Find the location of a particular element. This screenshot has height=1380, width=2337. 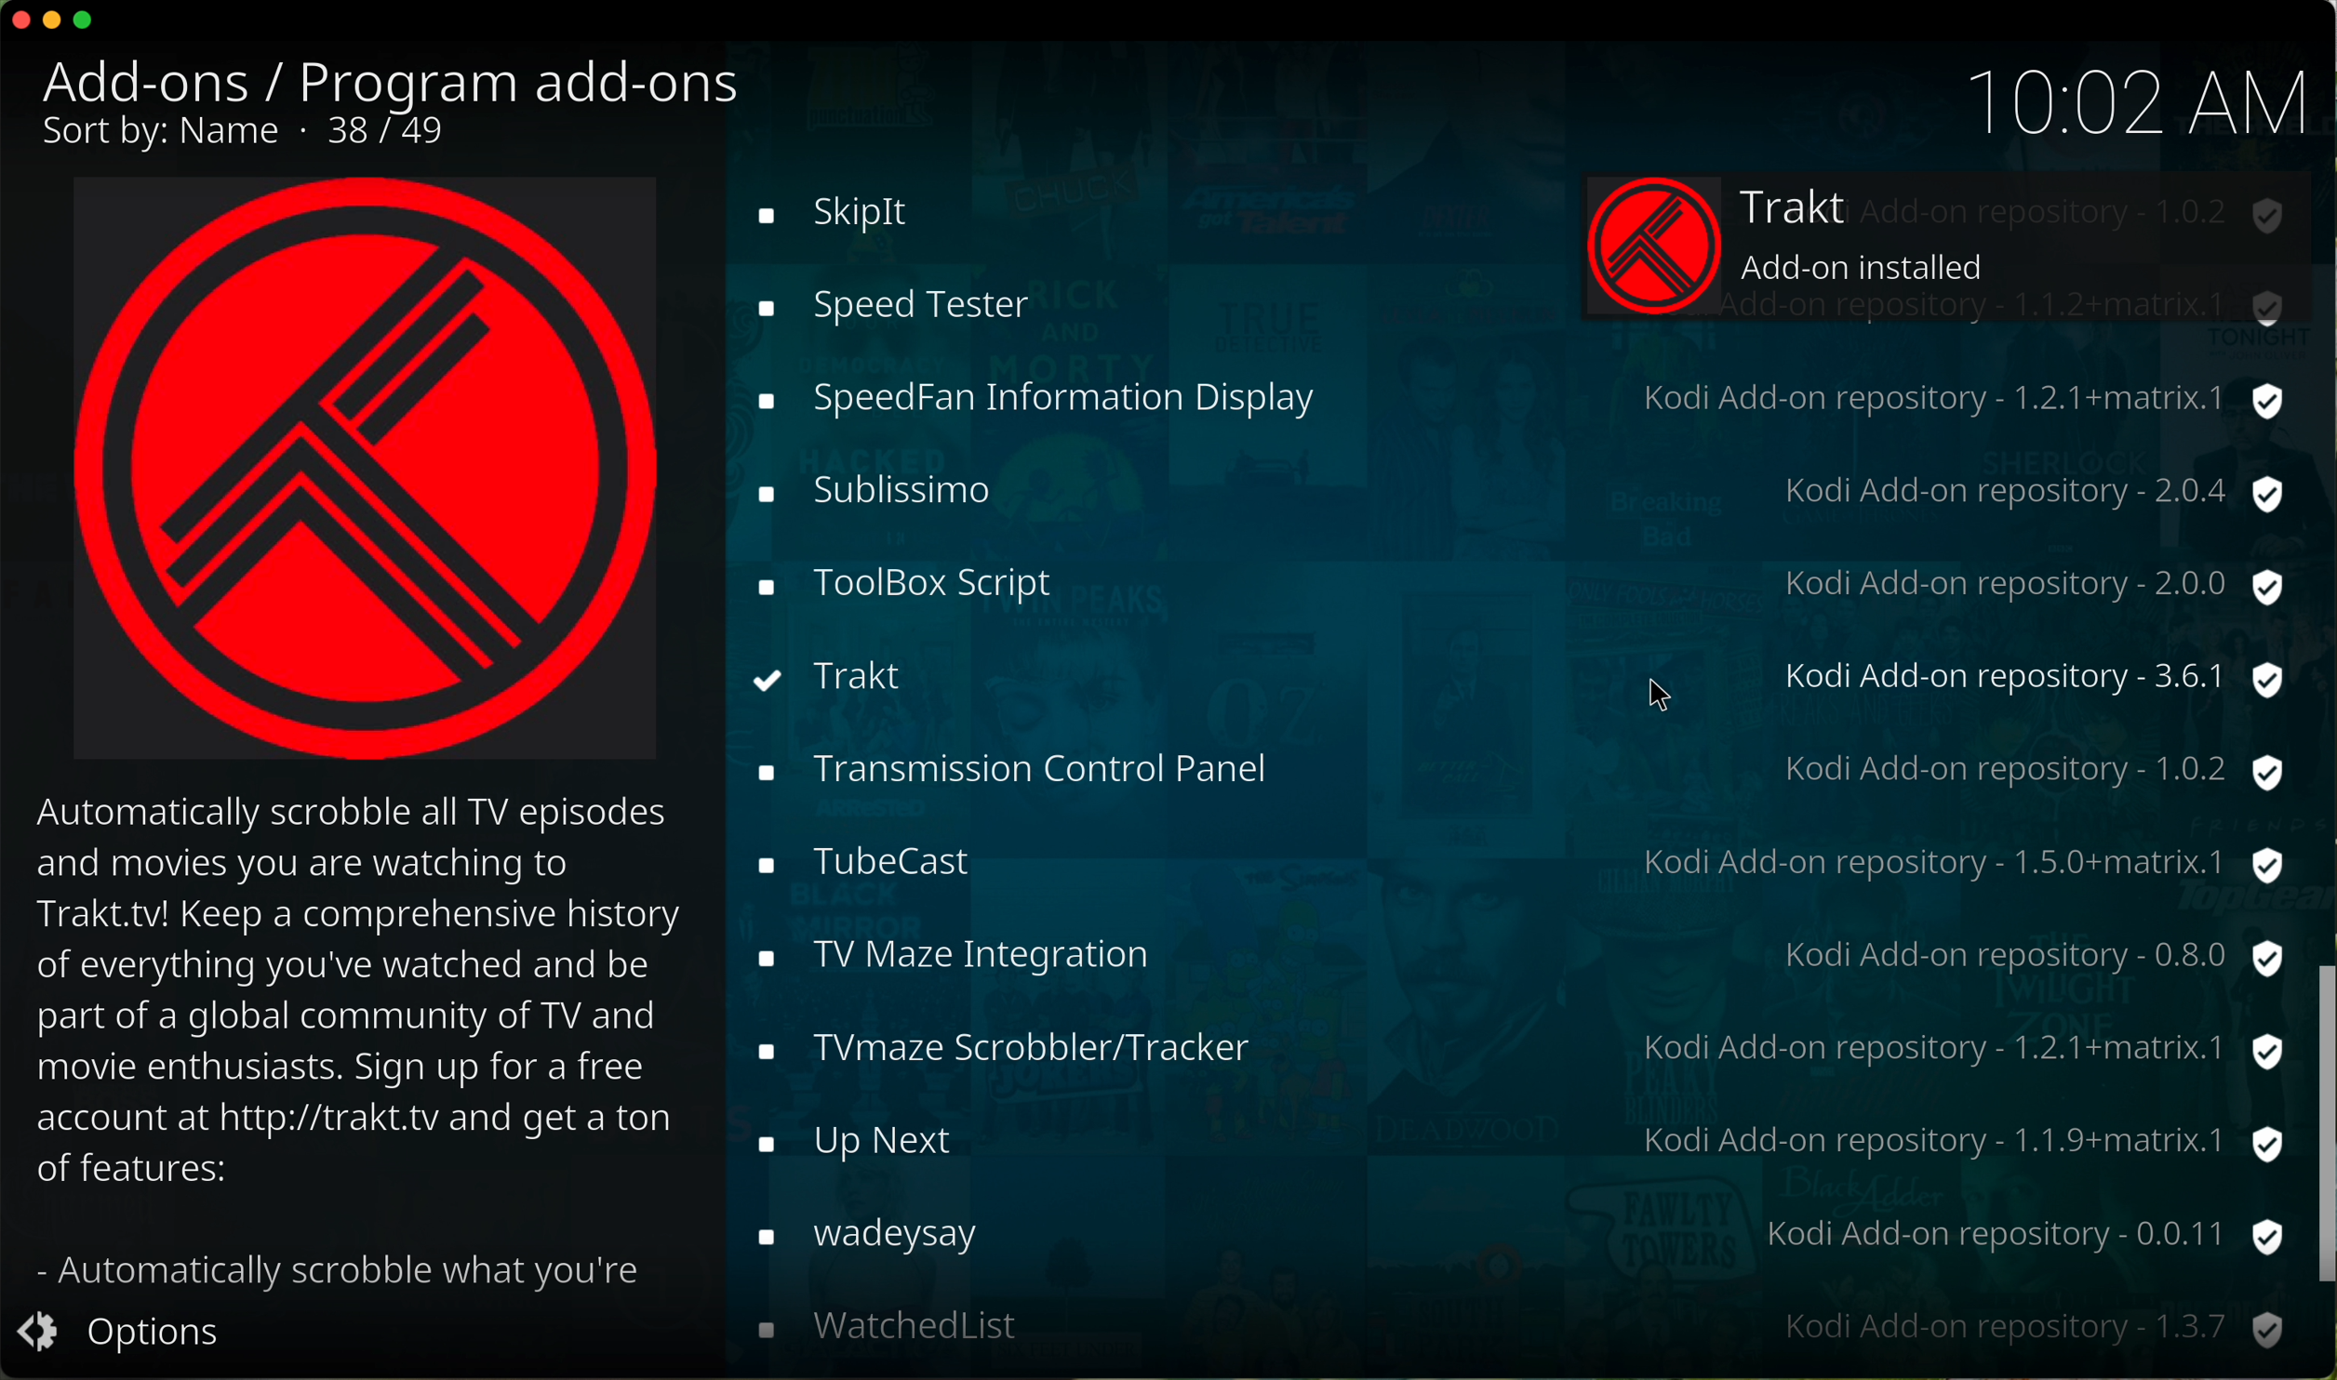

kodi add-on is located at coordinates (2017, 678).